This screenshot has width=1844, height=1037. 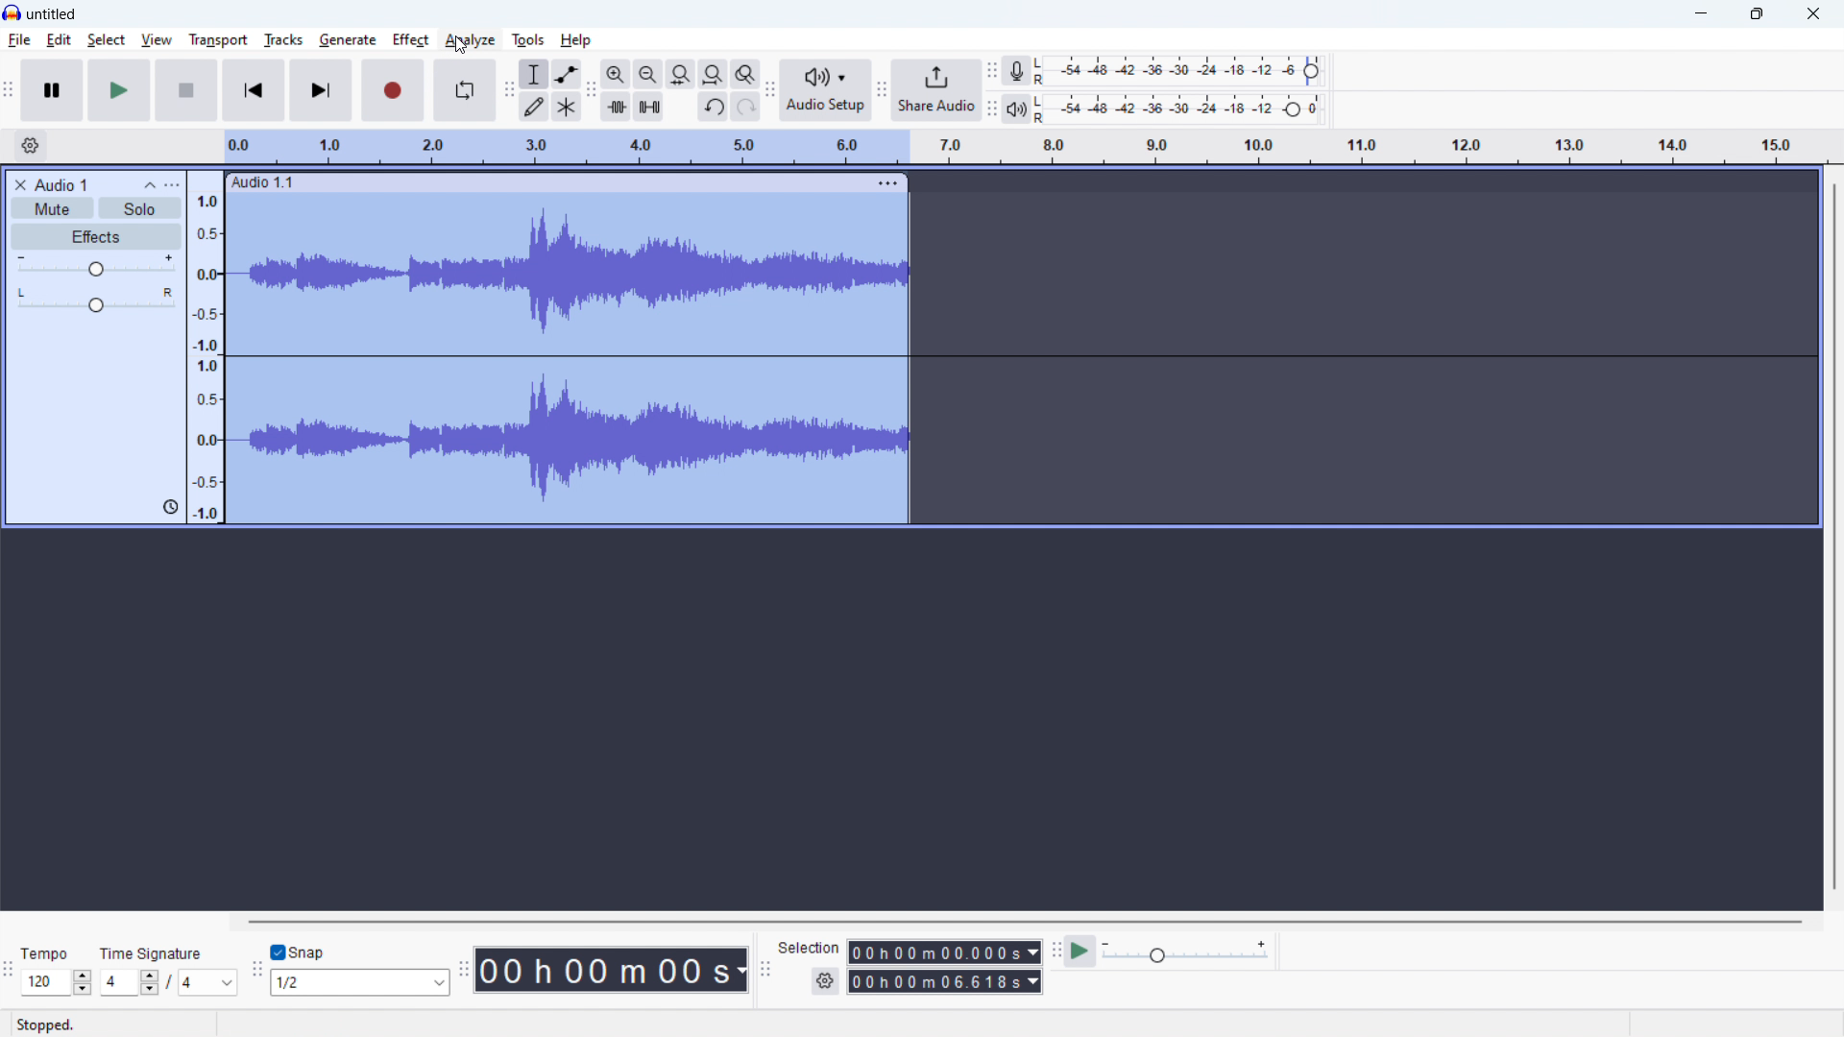 I want to click on play at speed , so click(x=1080, y=953).